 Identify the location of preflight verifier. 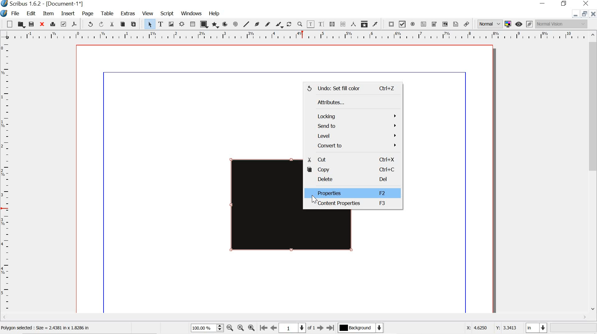
(63, 24).